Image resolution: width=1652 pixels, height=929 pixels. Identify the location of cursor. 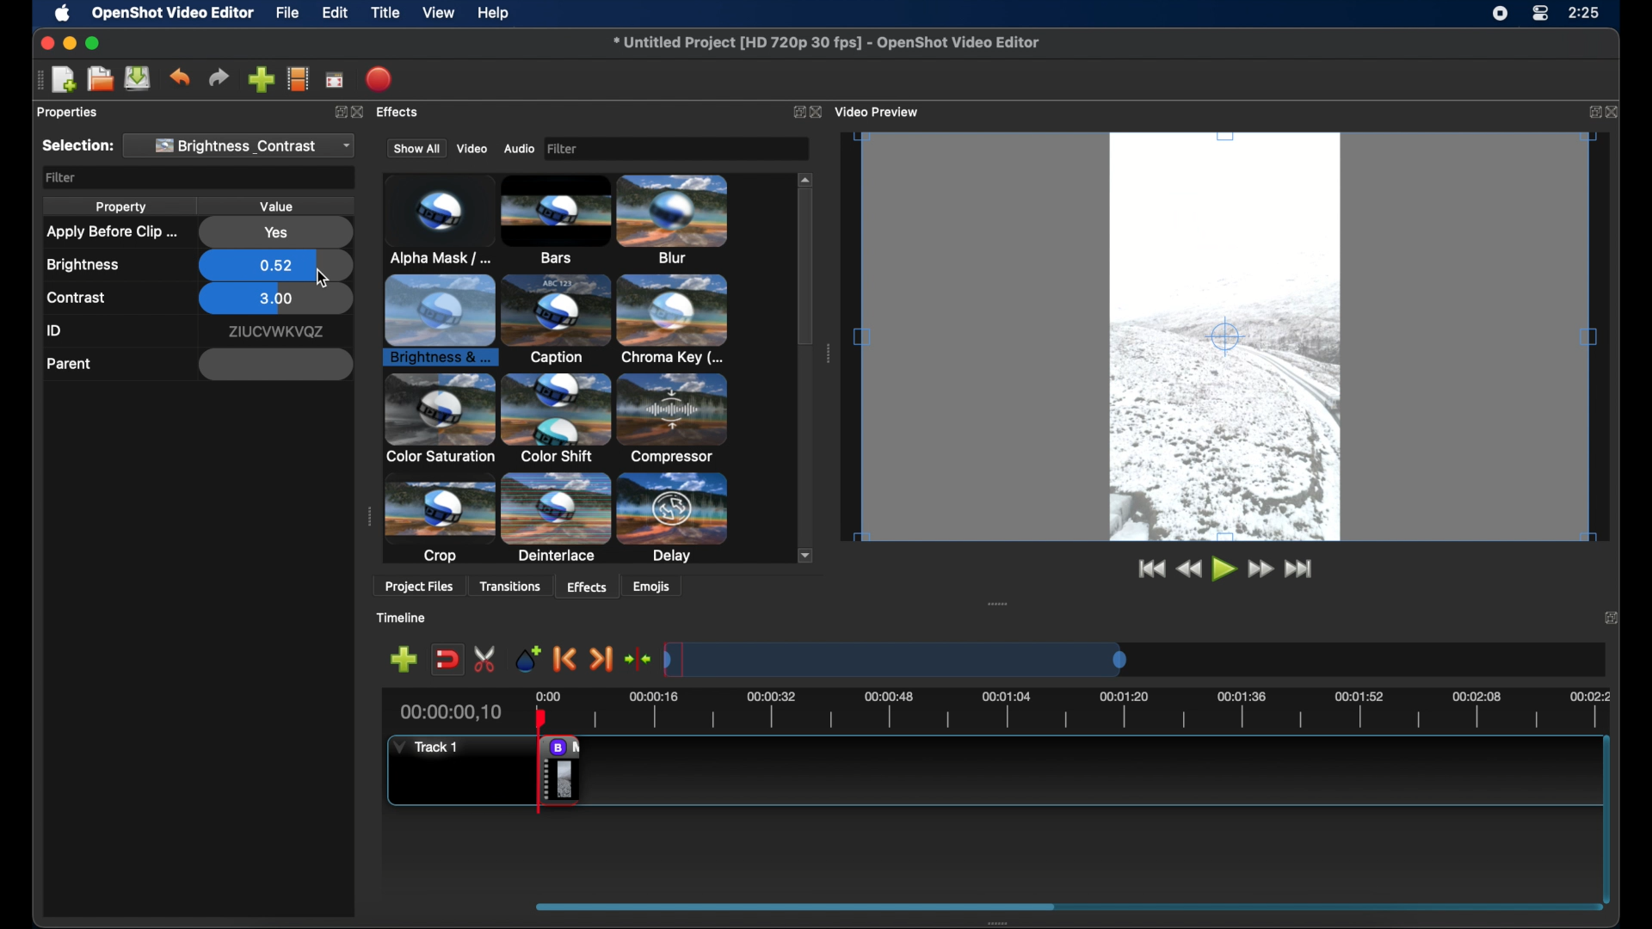
(324, 280).